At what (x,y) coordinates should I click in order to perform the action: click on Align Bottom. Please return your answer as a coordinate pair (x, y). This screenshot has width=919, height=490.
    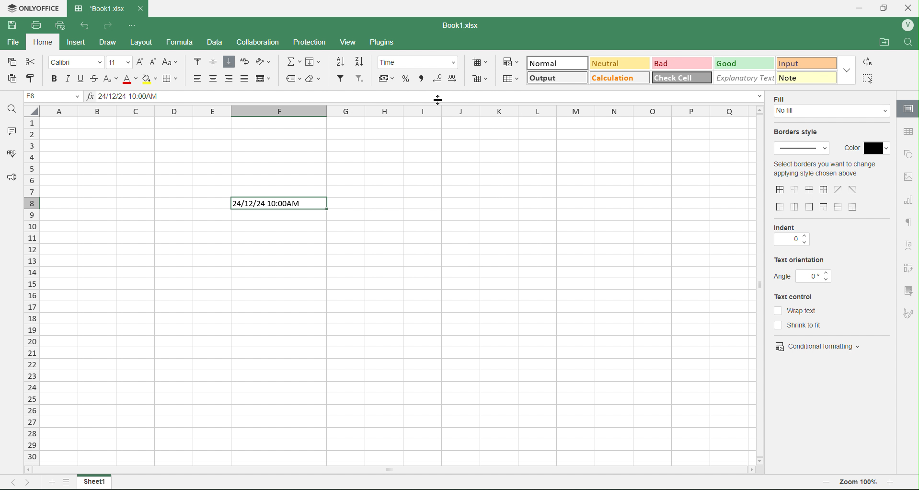
    Looking at the image, I should click on (229, 62).